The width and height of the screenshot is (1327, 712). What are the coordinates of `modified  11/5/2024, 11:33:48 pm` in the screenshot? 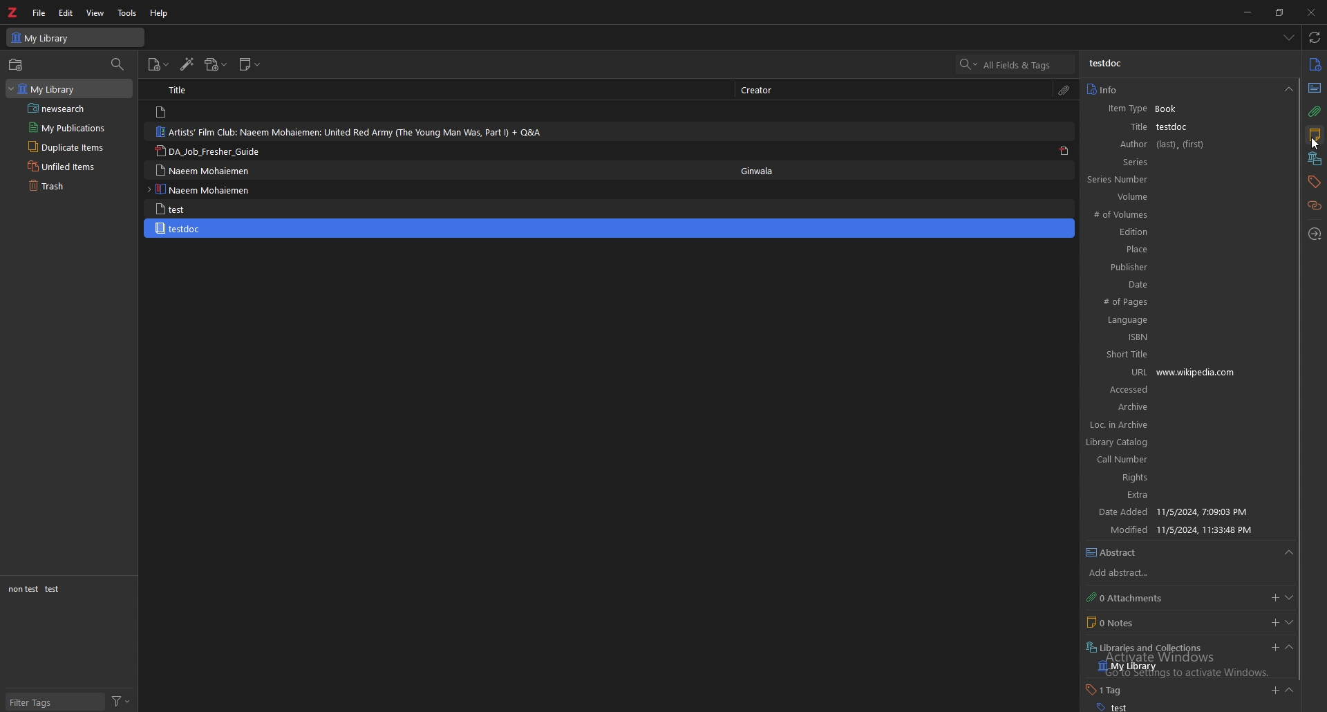 It's located at (1187, 531).